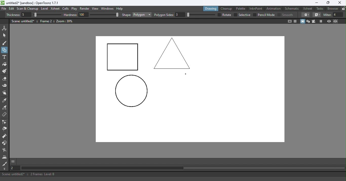 The width and height of the screenshot is (346, 181). Describe the element at coordinates (66, 9) in the screenshot. I see `Cells` at that location.